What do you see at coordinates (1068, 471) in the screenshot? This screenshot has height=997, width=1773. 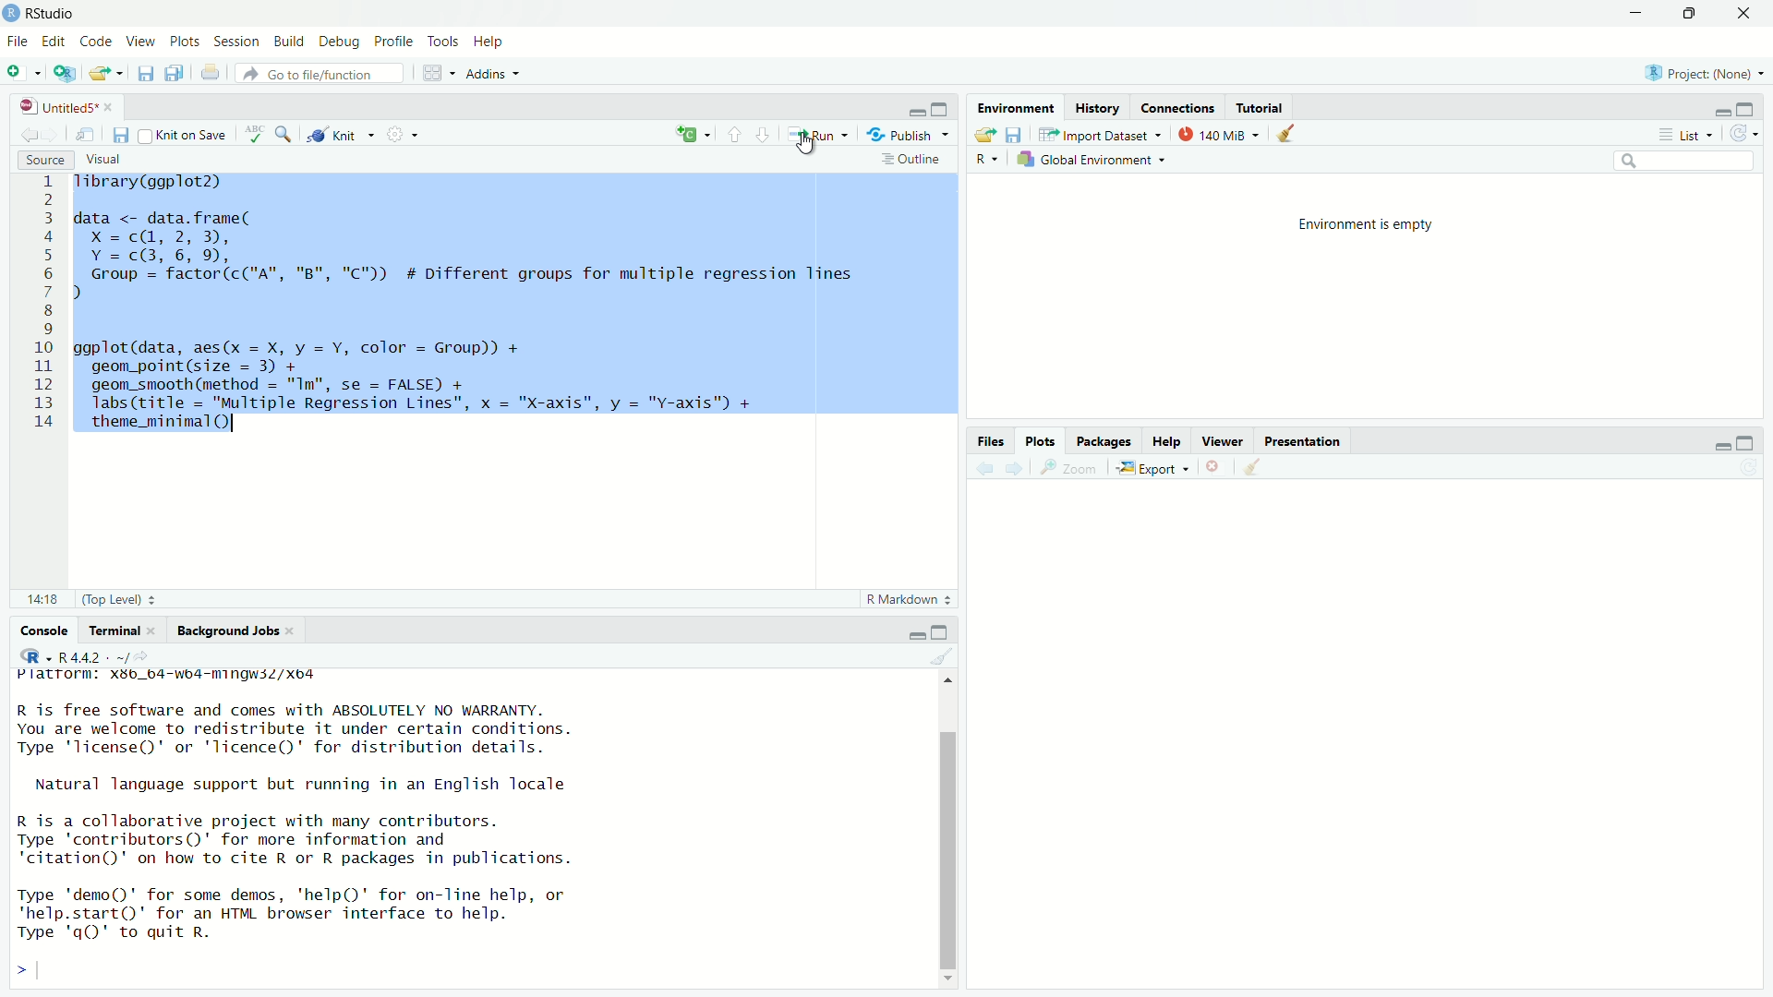 I see `zoom` at bounding box center [1068, 471].